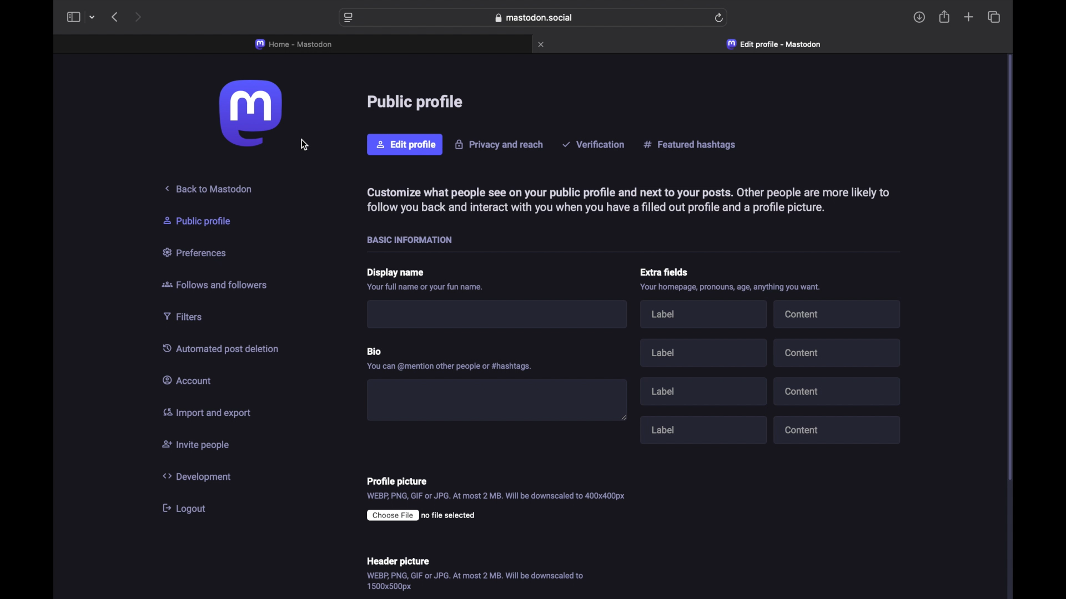 The width and height of the screenshot is (1066, 599). I want to click on info, so click(426, 287).